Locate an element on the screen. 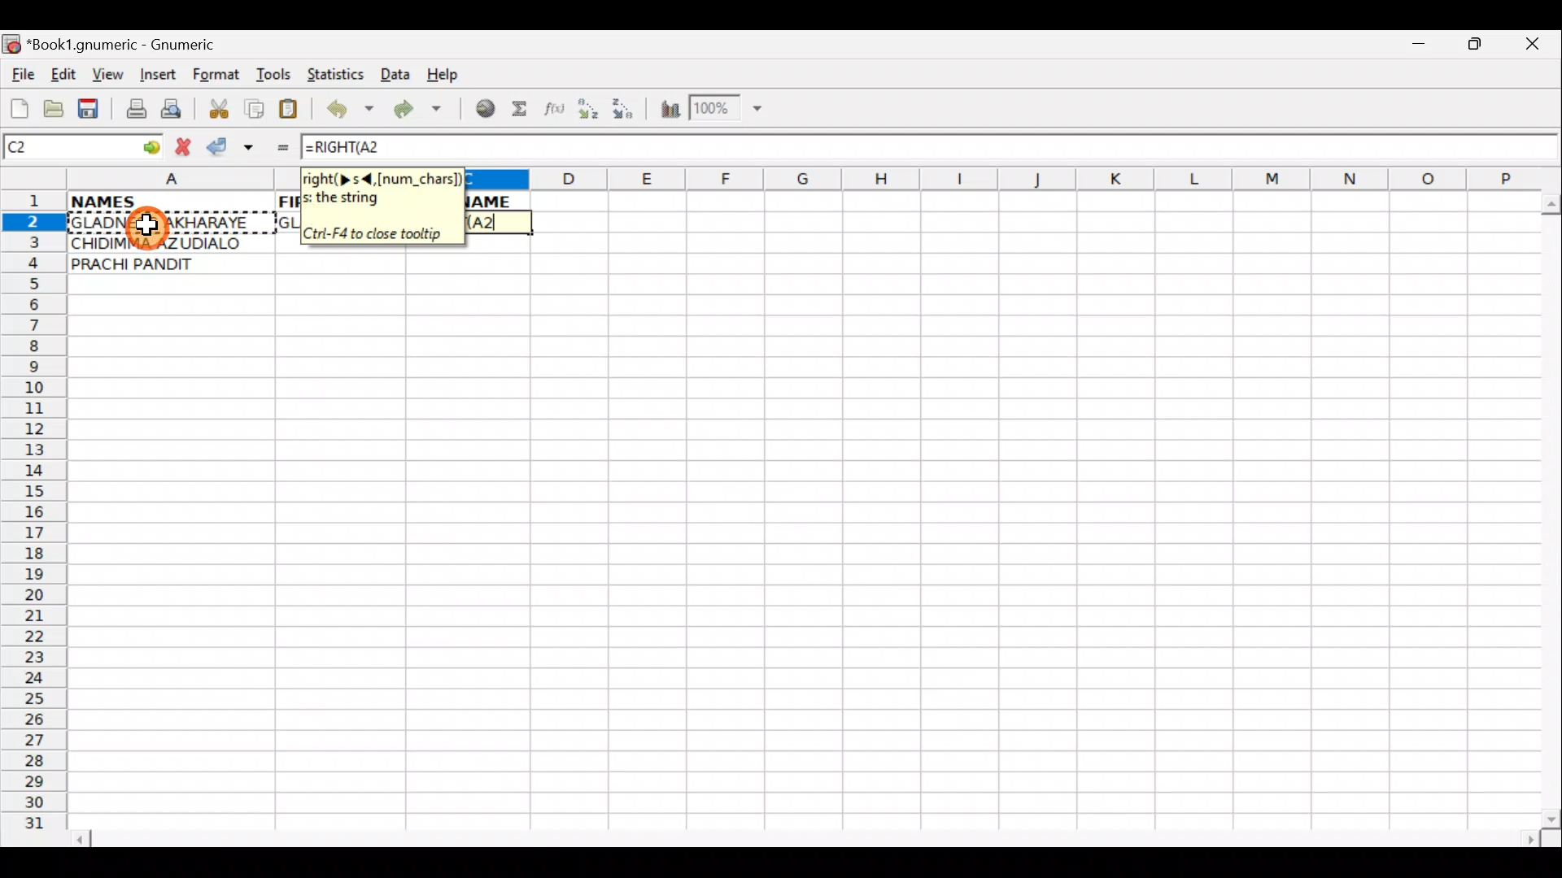  Print file is located at coordinates (132, 111).